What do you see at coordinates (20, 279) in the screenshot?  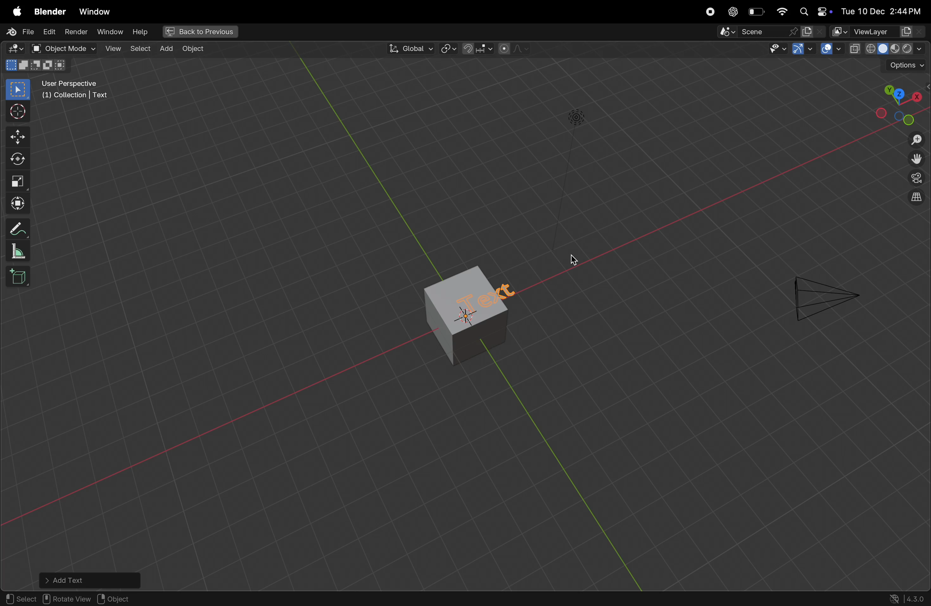 I see `3d box` at bounding box center [20, 279].